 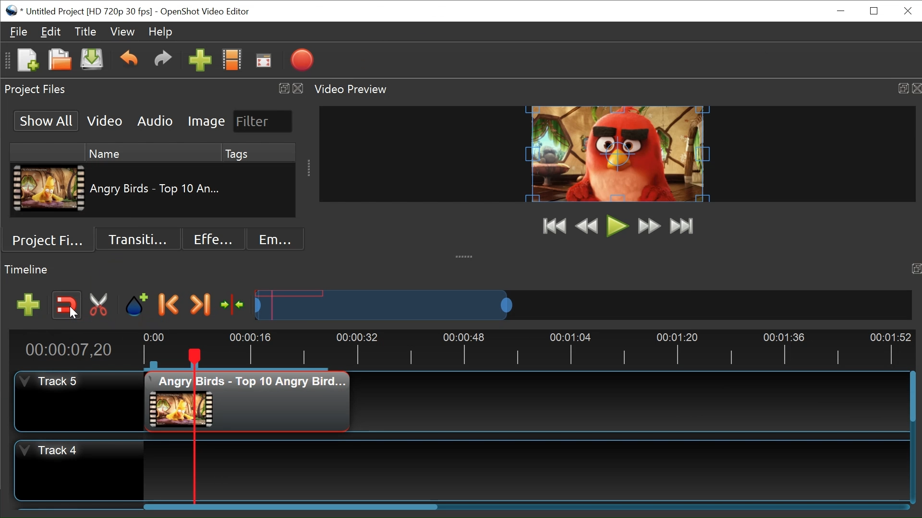 I want to click on Clip, so click(x=48, y=189).